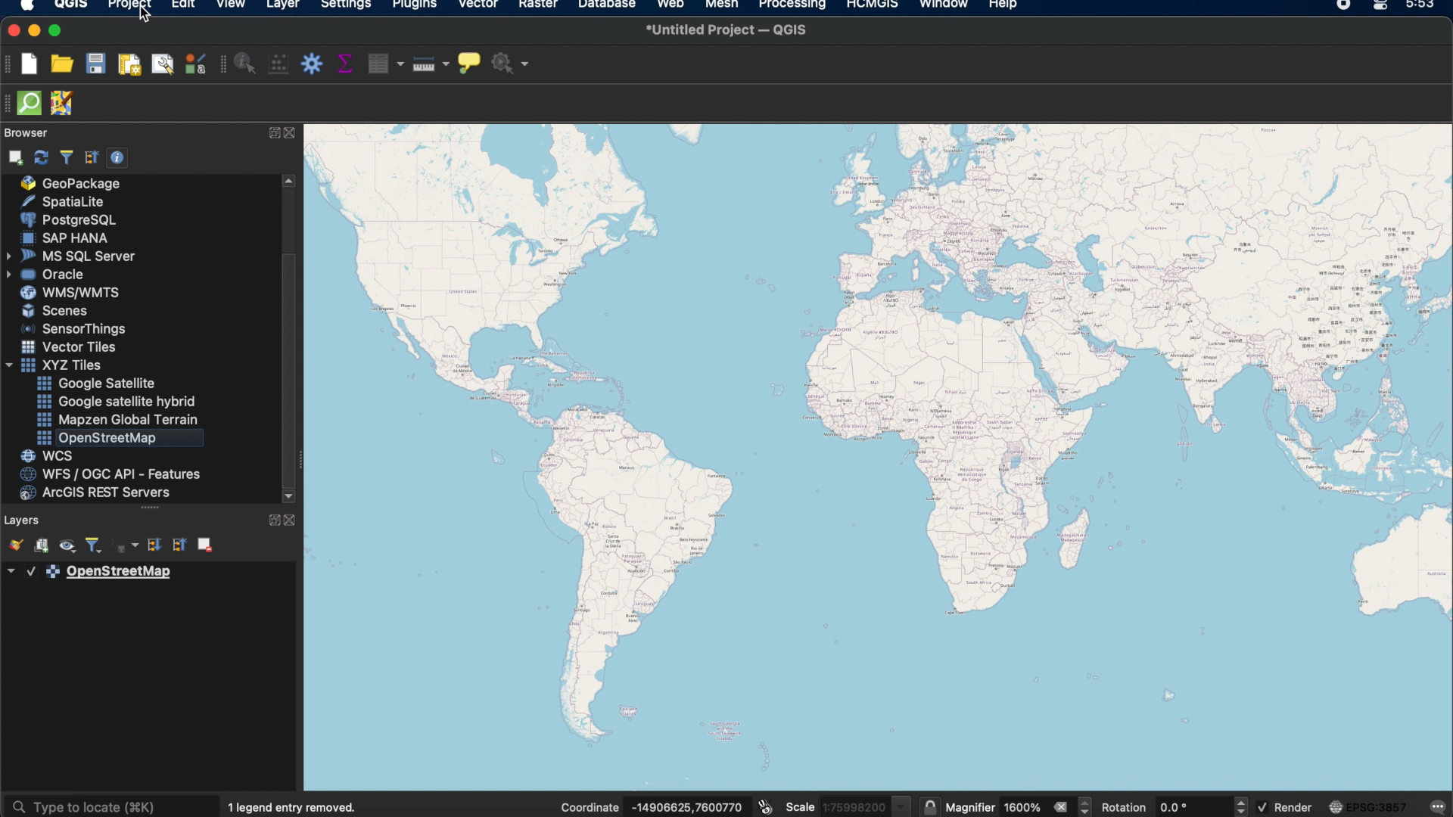 The height and width of the screenshot is (817, 1453). What do you see at coordinates (246, 62) in the screenshot?
I see `identify features` at bounding box center [246, 62].